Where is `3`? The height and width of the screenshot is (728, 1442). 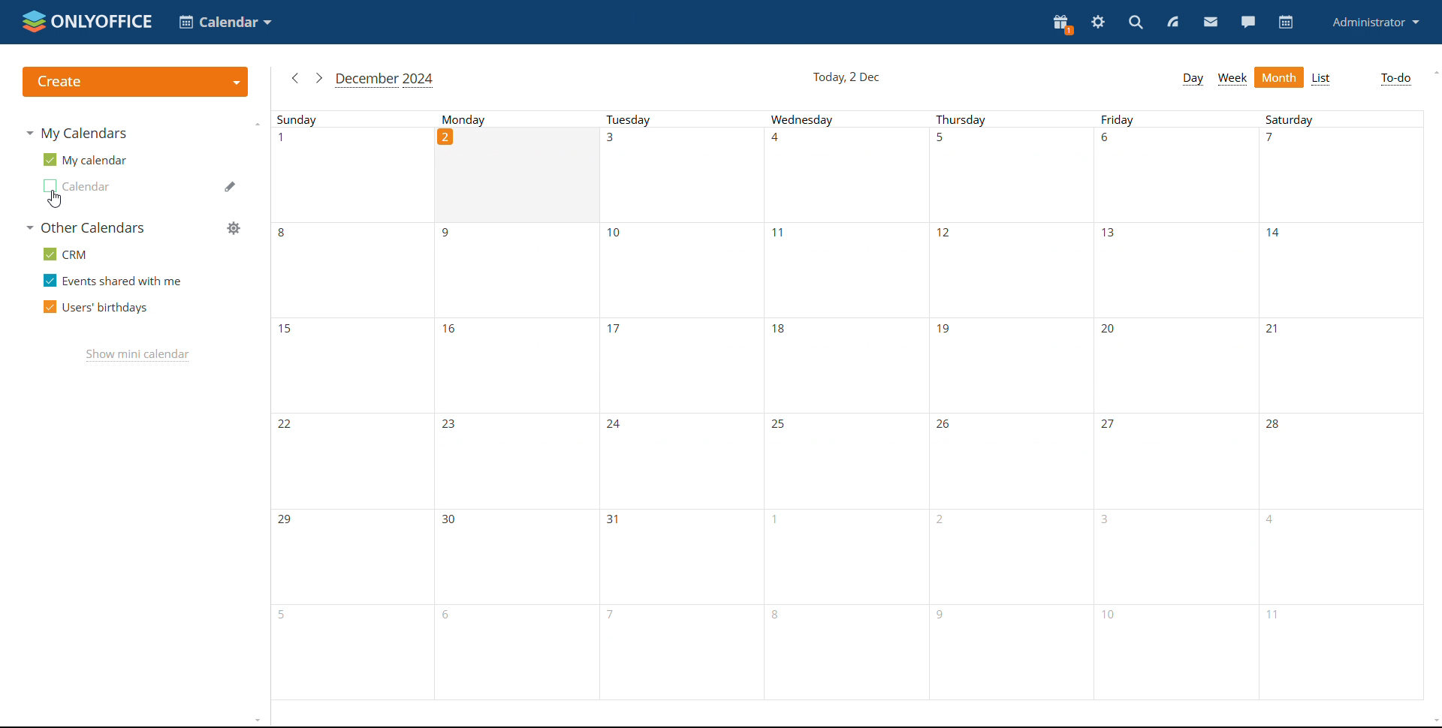
3 is located at coordinates (682, 175).